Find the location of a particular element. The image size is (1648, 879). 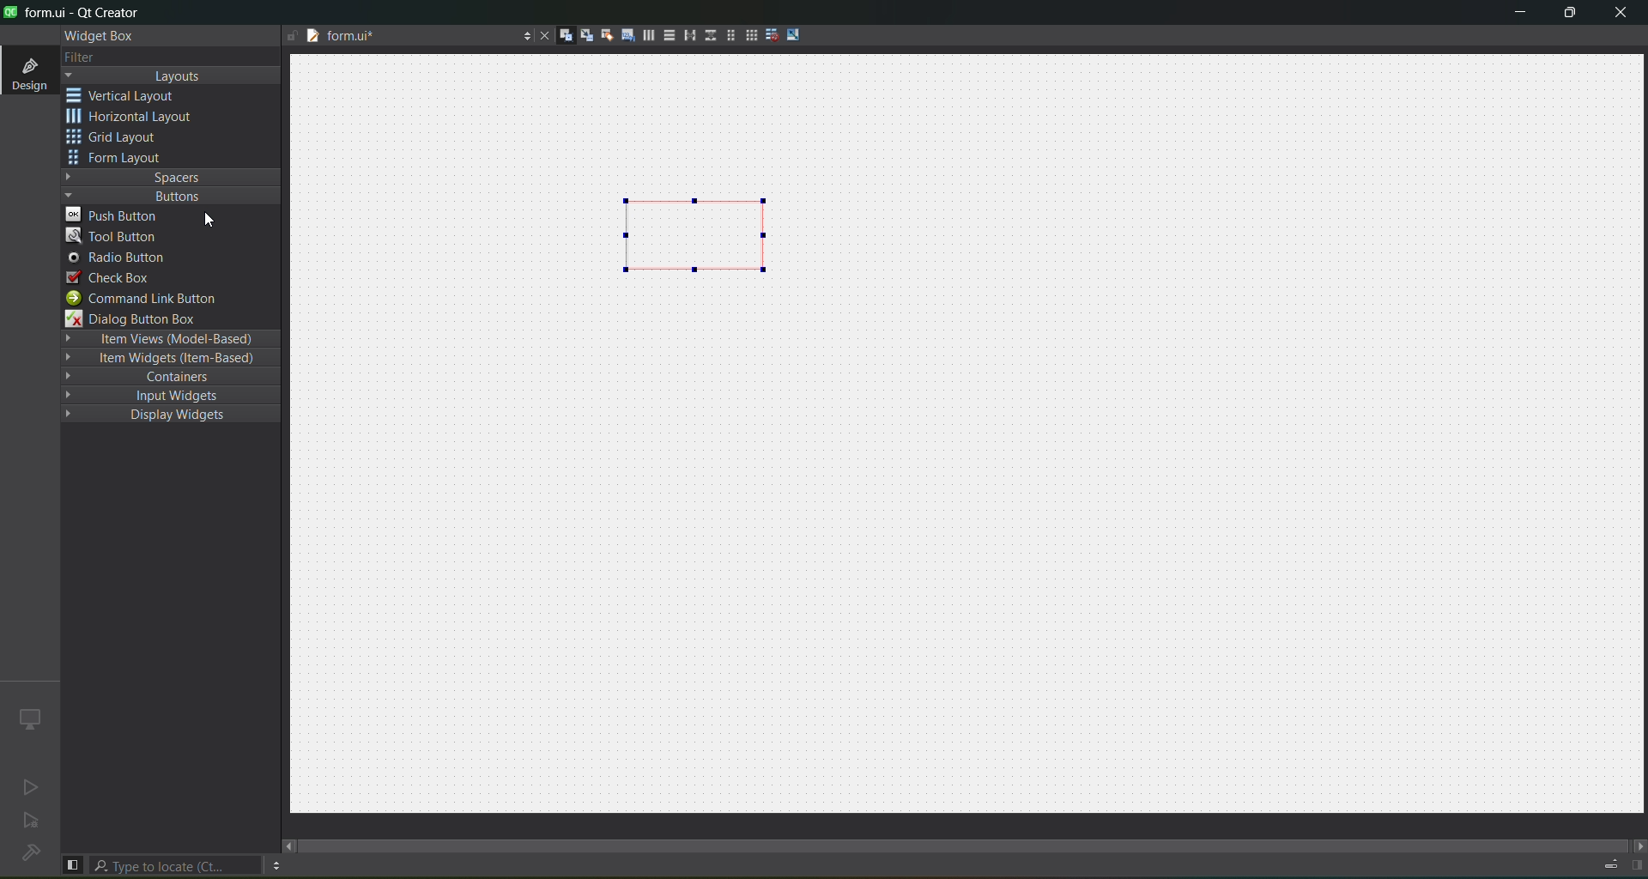

no active is located at coordinates (27, 788).